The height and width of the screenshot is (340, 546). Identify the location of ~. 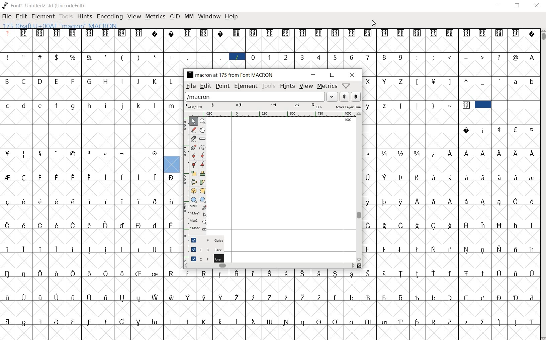
(451, 104).